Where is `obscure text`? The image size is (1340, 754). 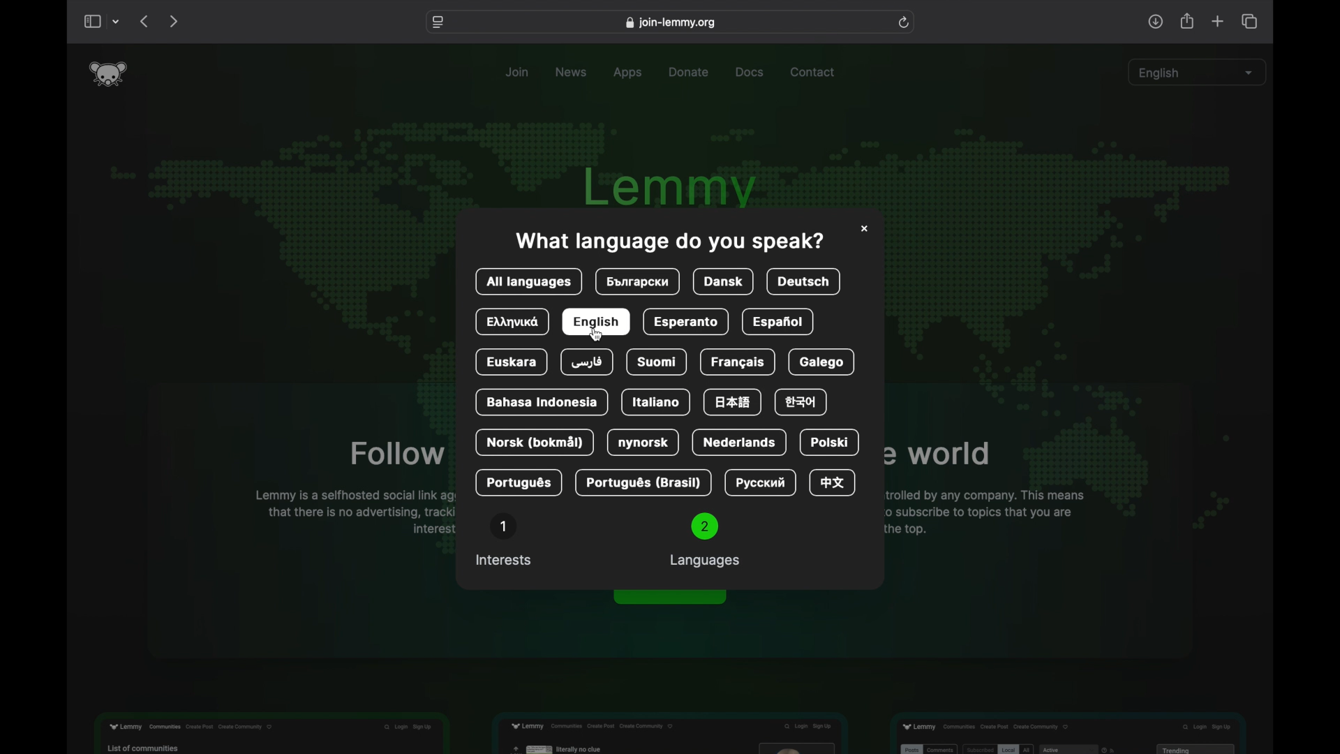
obscure text is located at coordinates (984, 511).